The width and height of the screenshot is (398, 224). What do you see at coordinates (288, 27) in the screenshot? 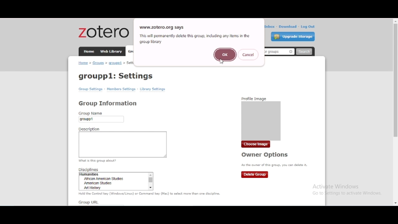
I see `download` at bounding box center [288, 27].